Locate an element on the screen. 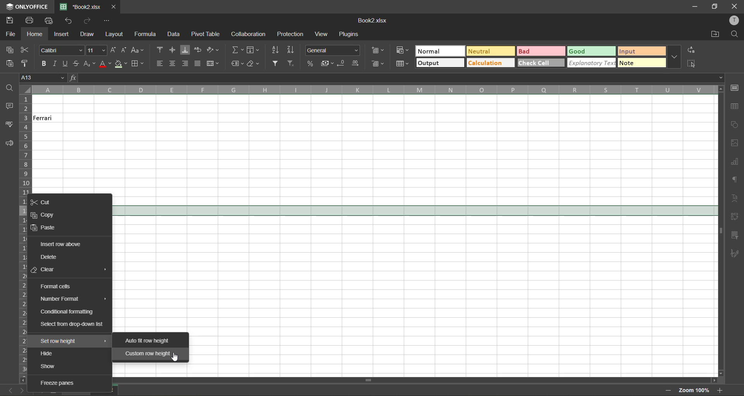 This screenshot has height=396, width=744. delete is located at coordinates (51, 257).